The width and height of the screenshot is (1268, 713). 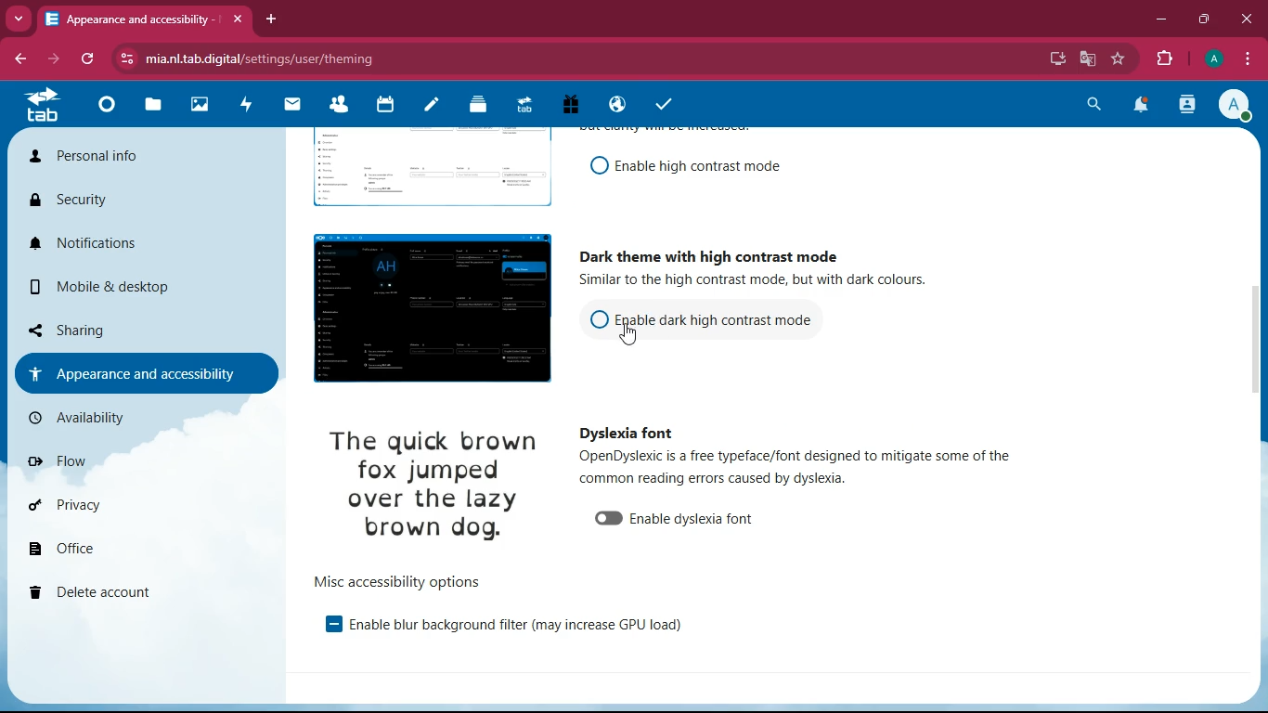 What do you see at coordinates (620, 106) in the screenshot?
I see `public` at bounding box center [620, 106].